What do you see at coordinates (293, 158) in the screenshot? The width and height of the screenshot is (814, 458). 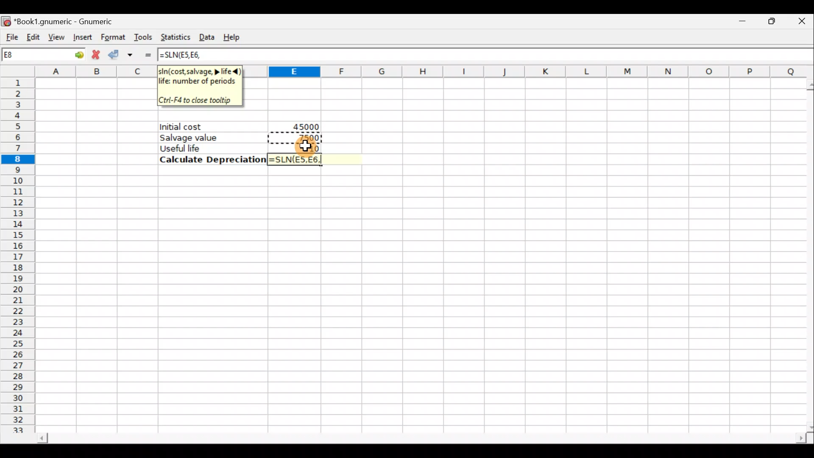 I see `=SLN(E5,E6,` at bounding box center [293, 158].